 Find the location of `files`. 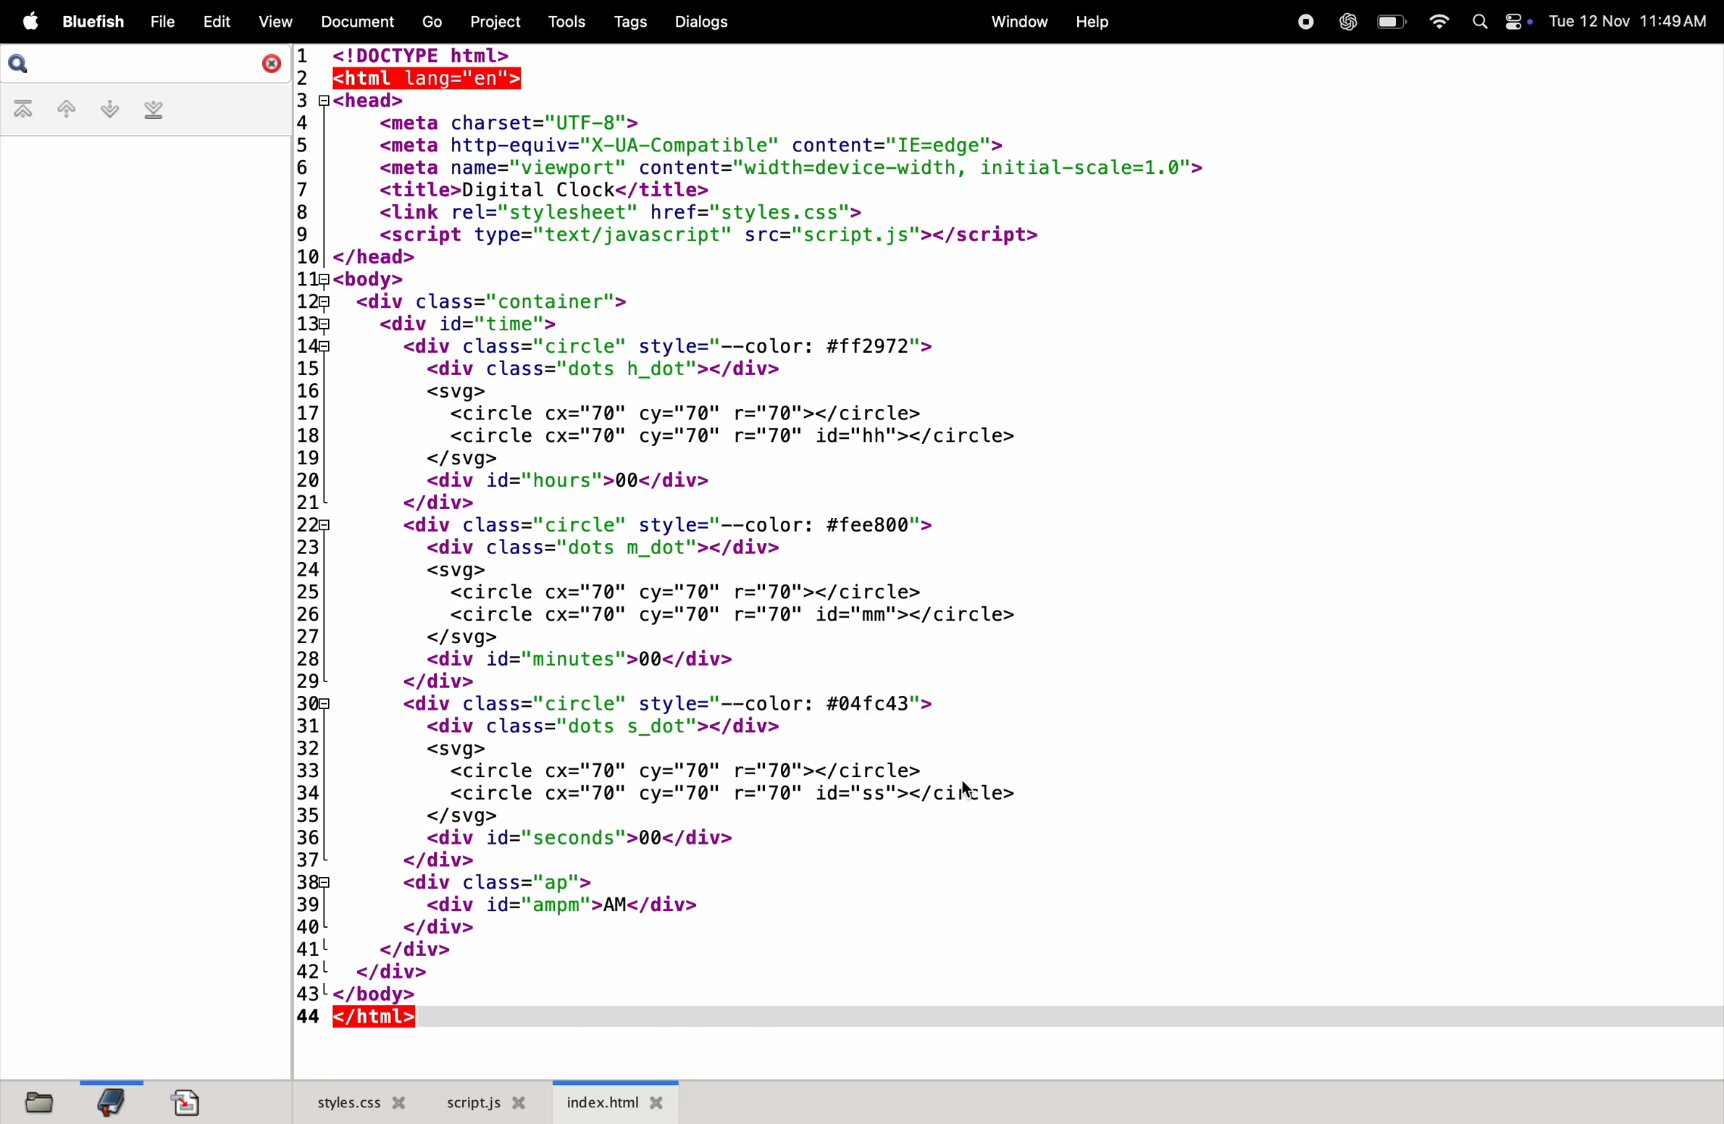

files is located at coordinates (37, 1102).